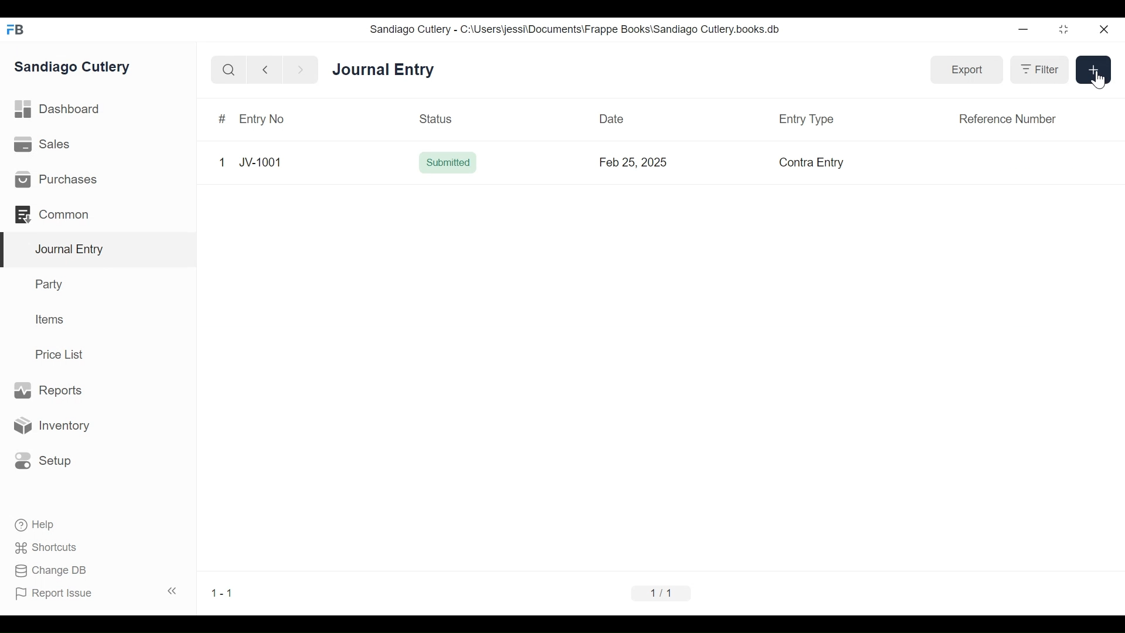  Describe the element at coordinates (229, 70) in the screenshot. I see `Search` at that location.